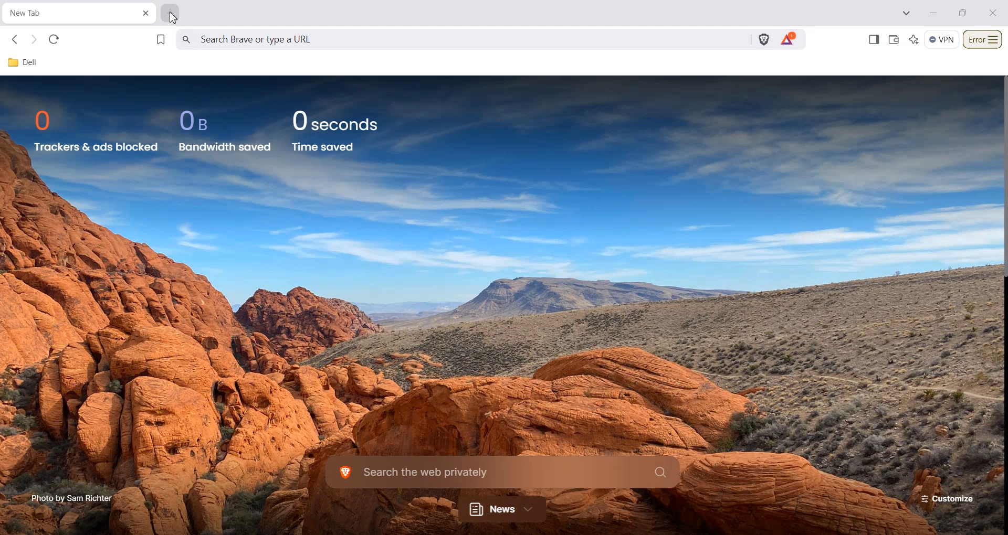 The width and height of the screenshot is (1008, 535). I want to click on Close Tab, so click(147, 13).